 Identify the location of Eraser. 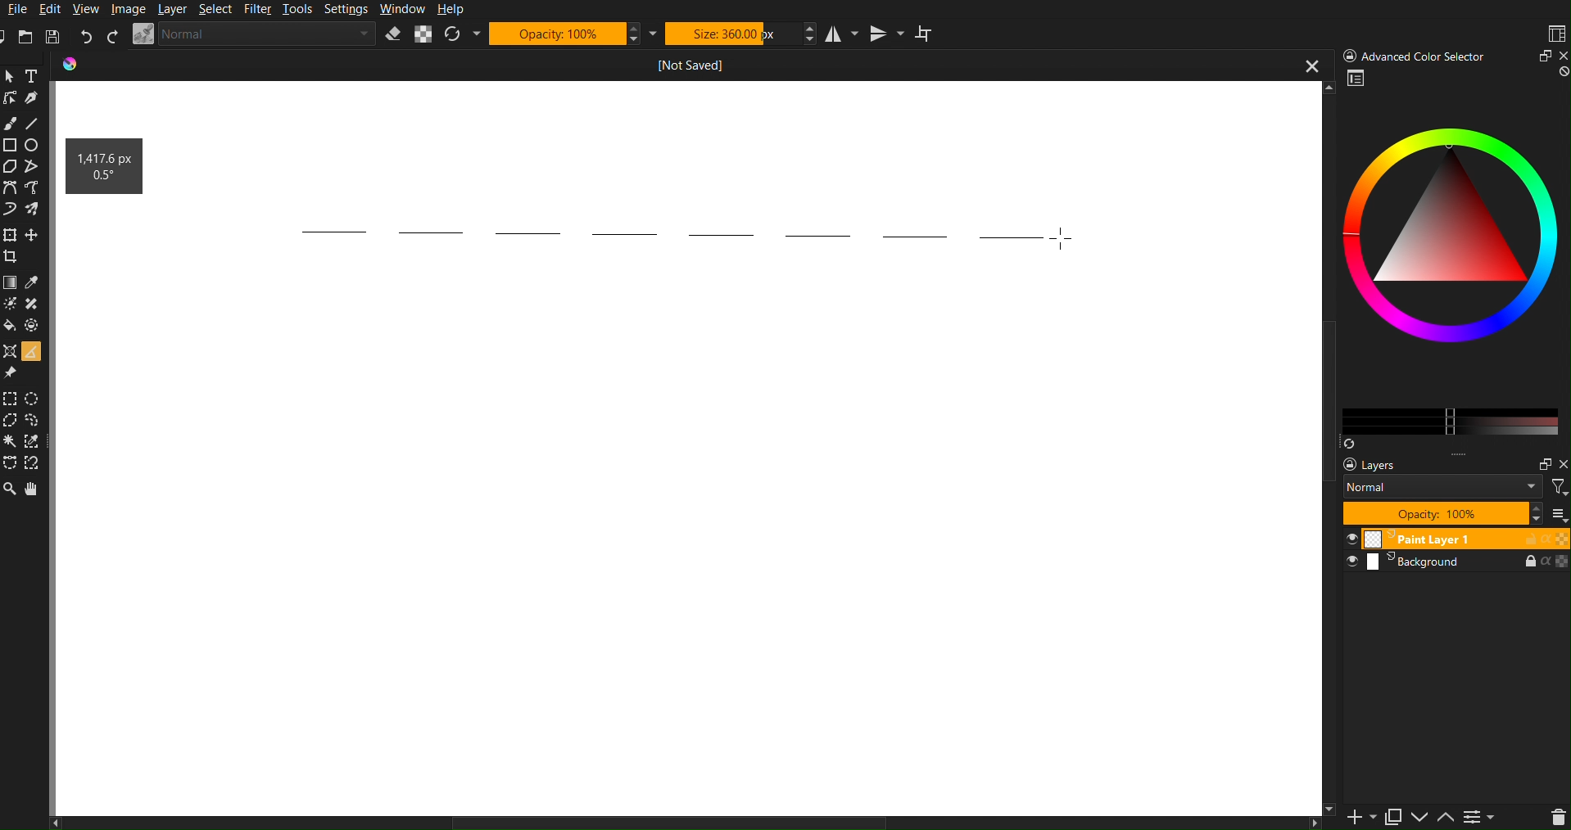
(393, 34).